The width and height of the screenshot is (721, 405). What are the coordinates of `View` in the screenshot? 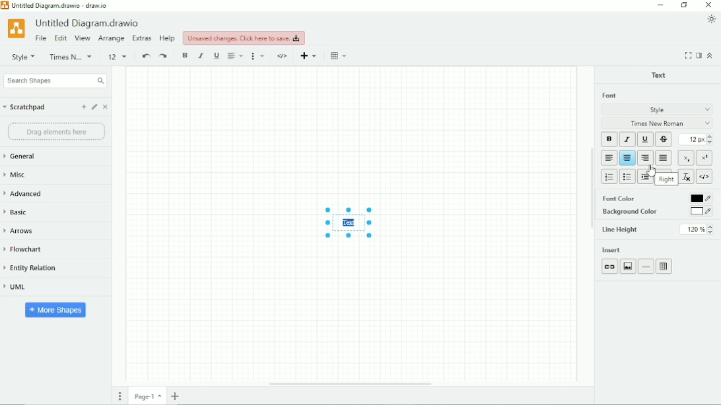 It's located at (83, 38).